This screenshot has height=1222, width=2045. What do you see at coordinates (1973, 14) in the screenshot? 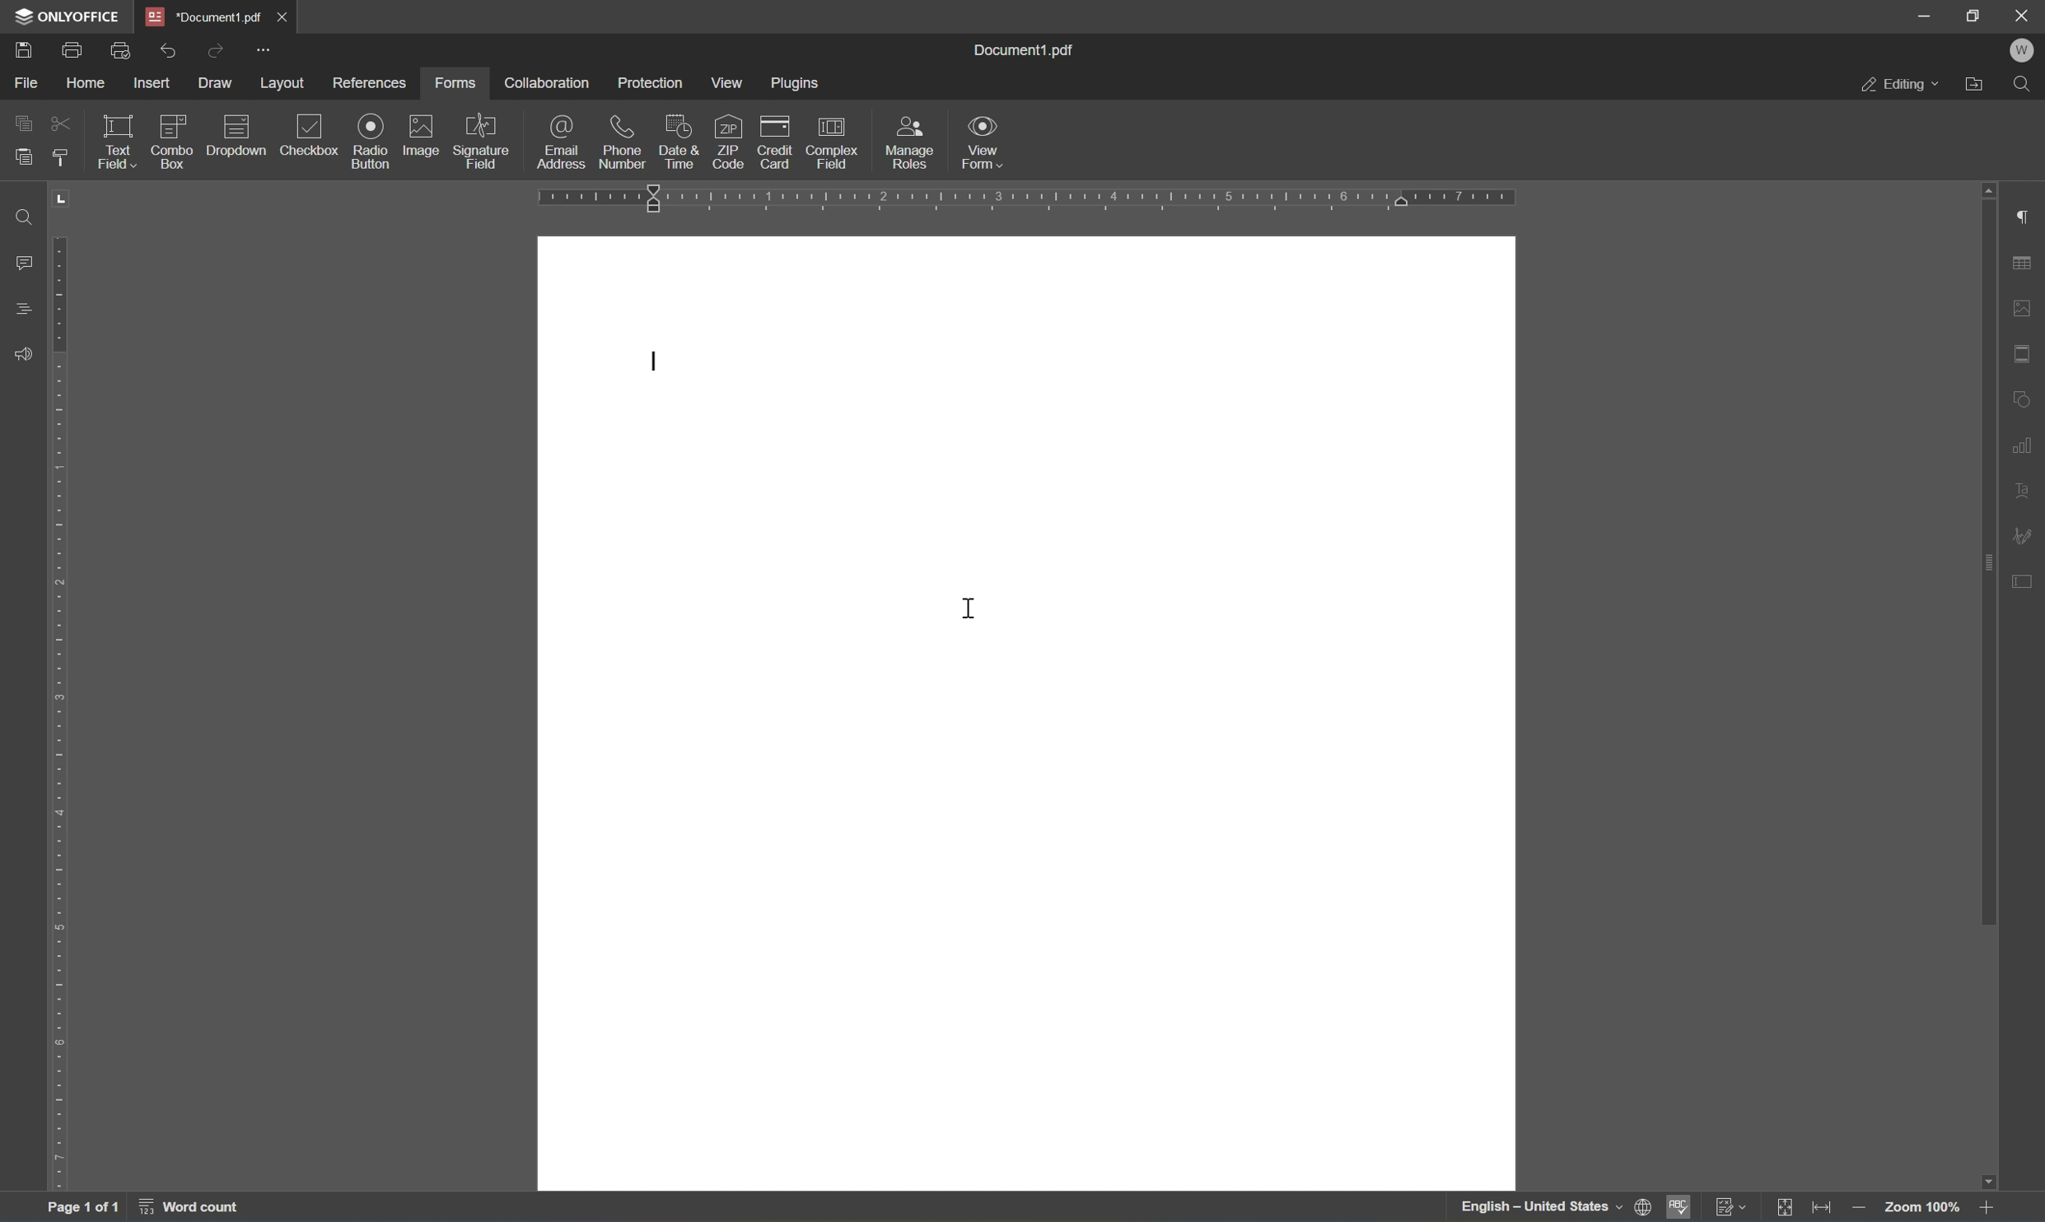
I see `restore down` at bounding box center [1973, 14].